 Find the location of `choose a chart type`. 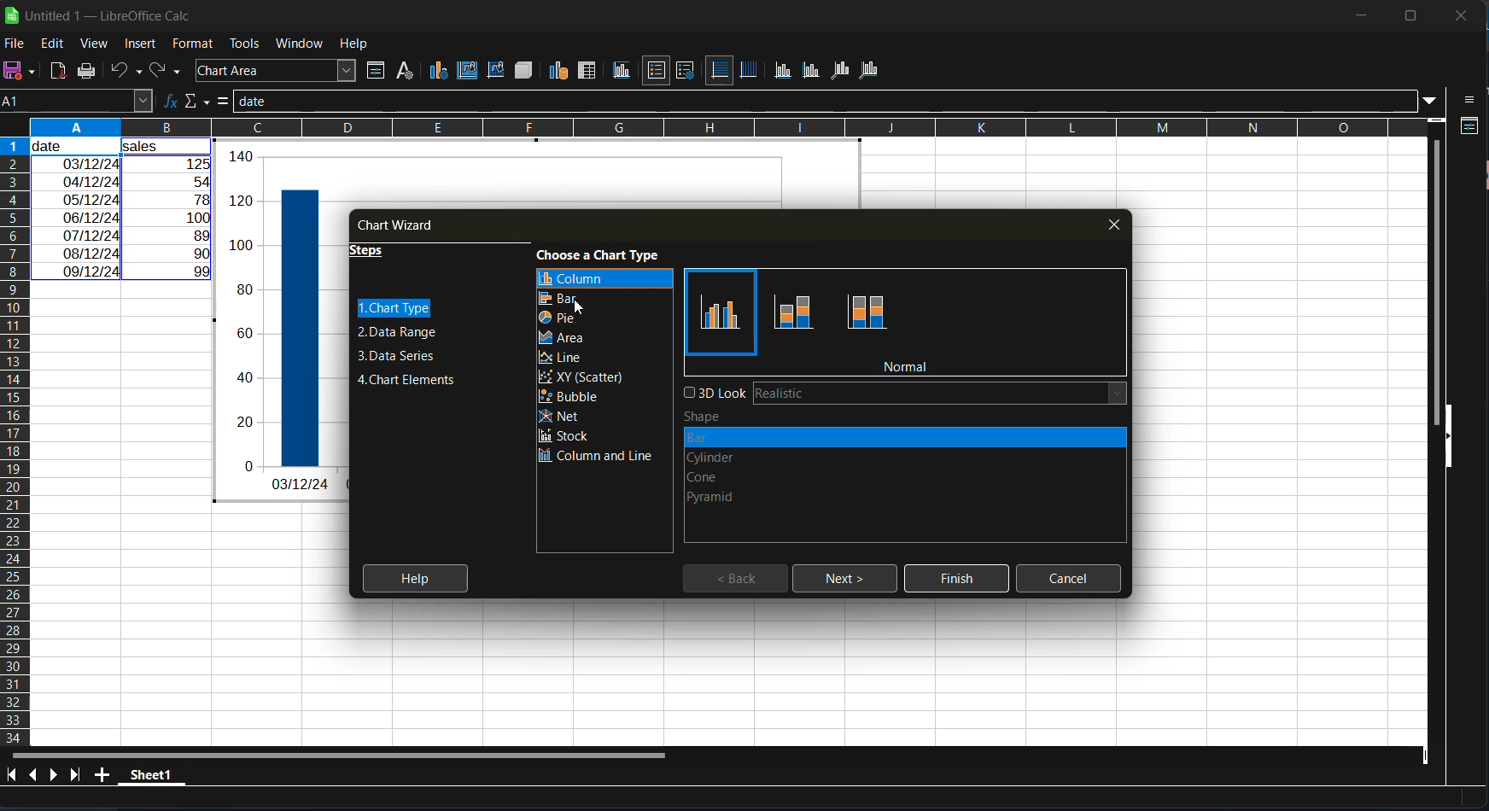

choose a chart type is located at coordinates (603, 254).